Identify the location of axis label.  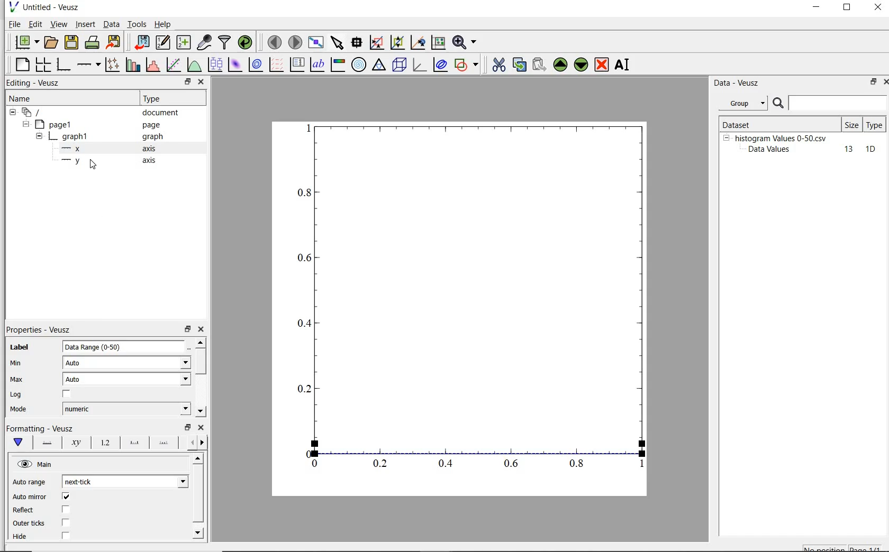
(77, 443).